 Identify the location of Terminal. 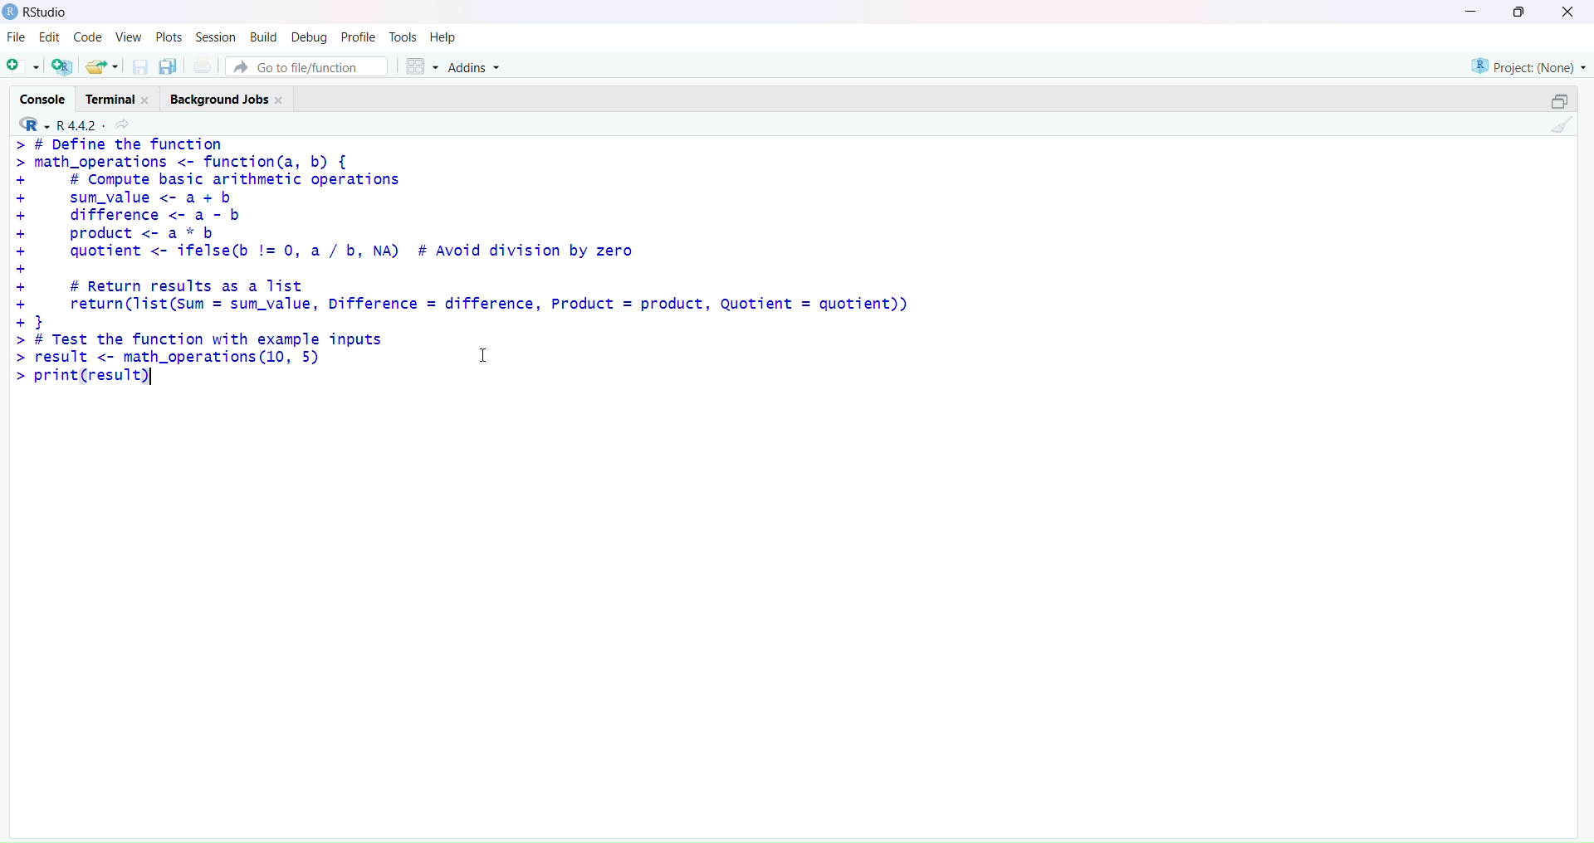
(122, 96).